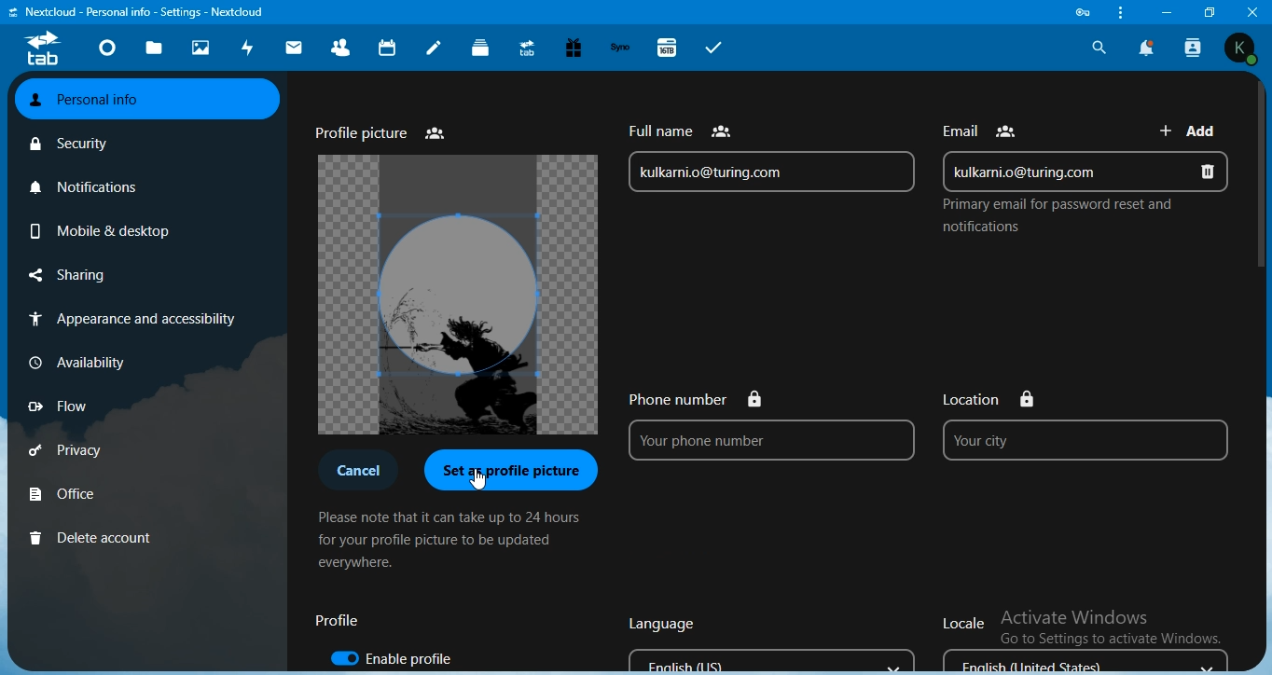 This screenshot has width=1272, height=675. I want to click on synology, so click(623, 48).